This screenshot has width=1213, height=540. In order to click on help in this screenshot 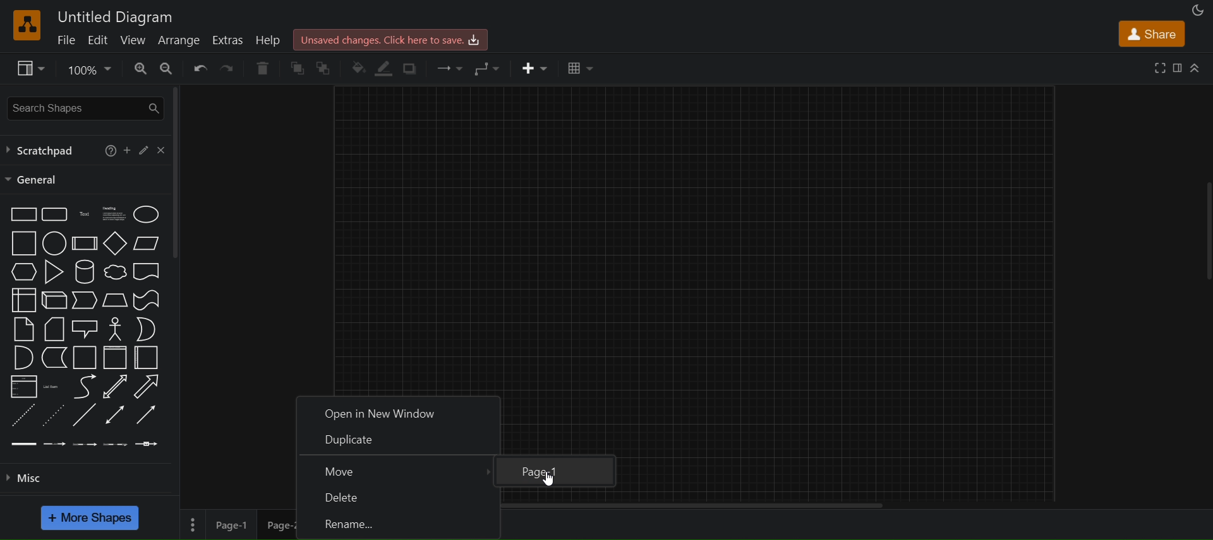, I will do `click(108, 151)`.